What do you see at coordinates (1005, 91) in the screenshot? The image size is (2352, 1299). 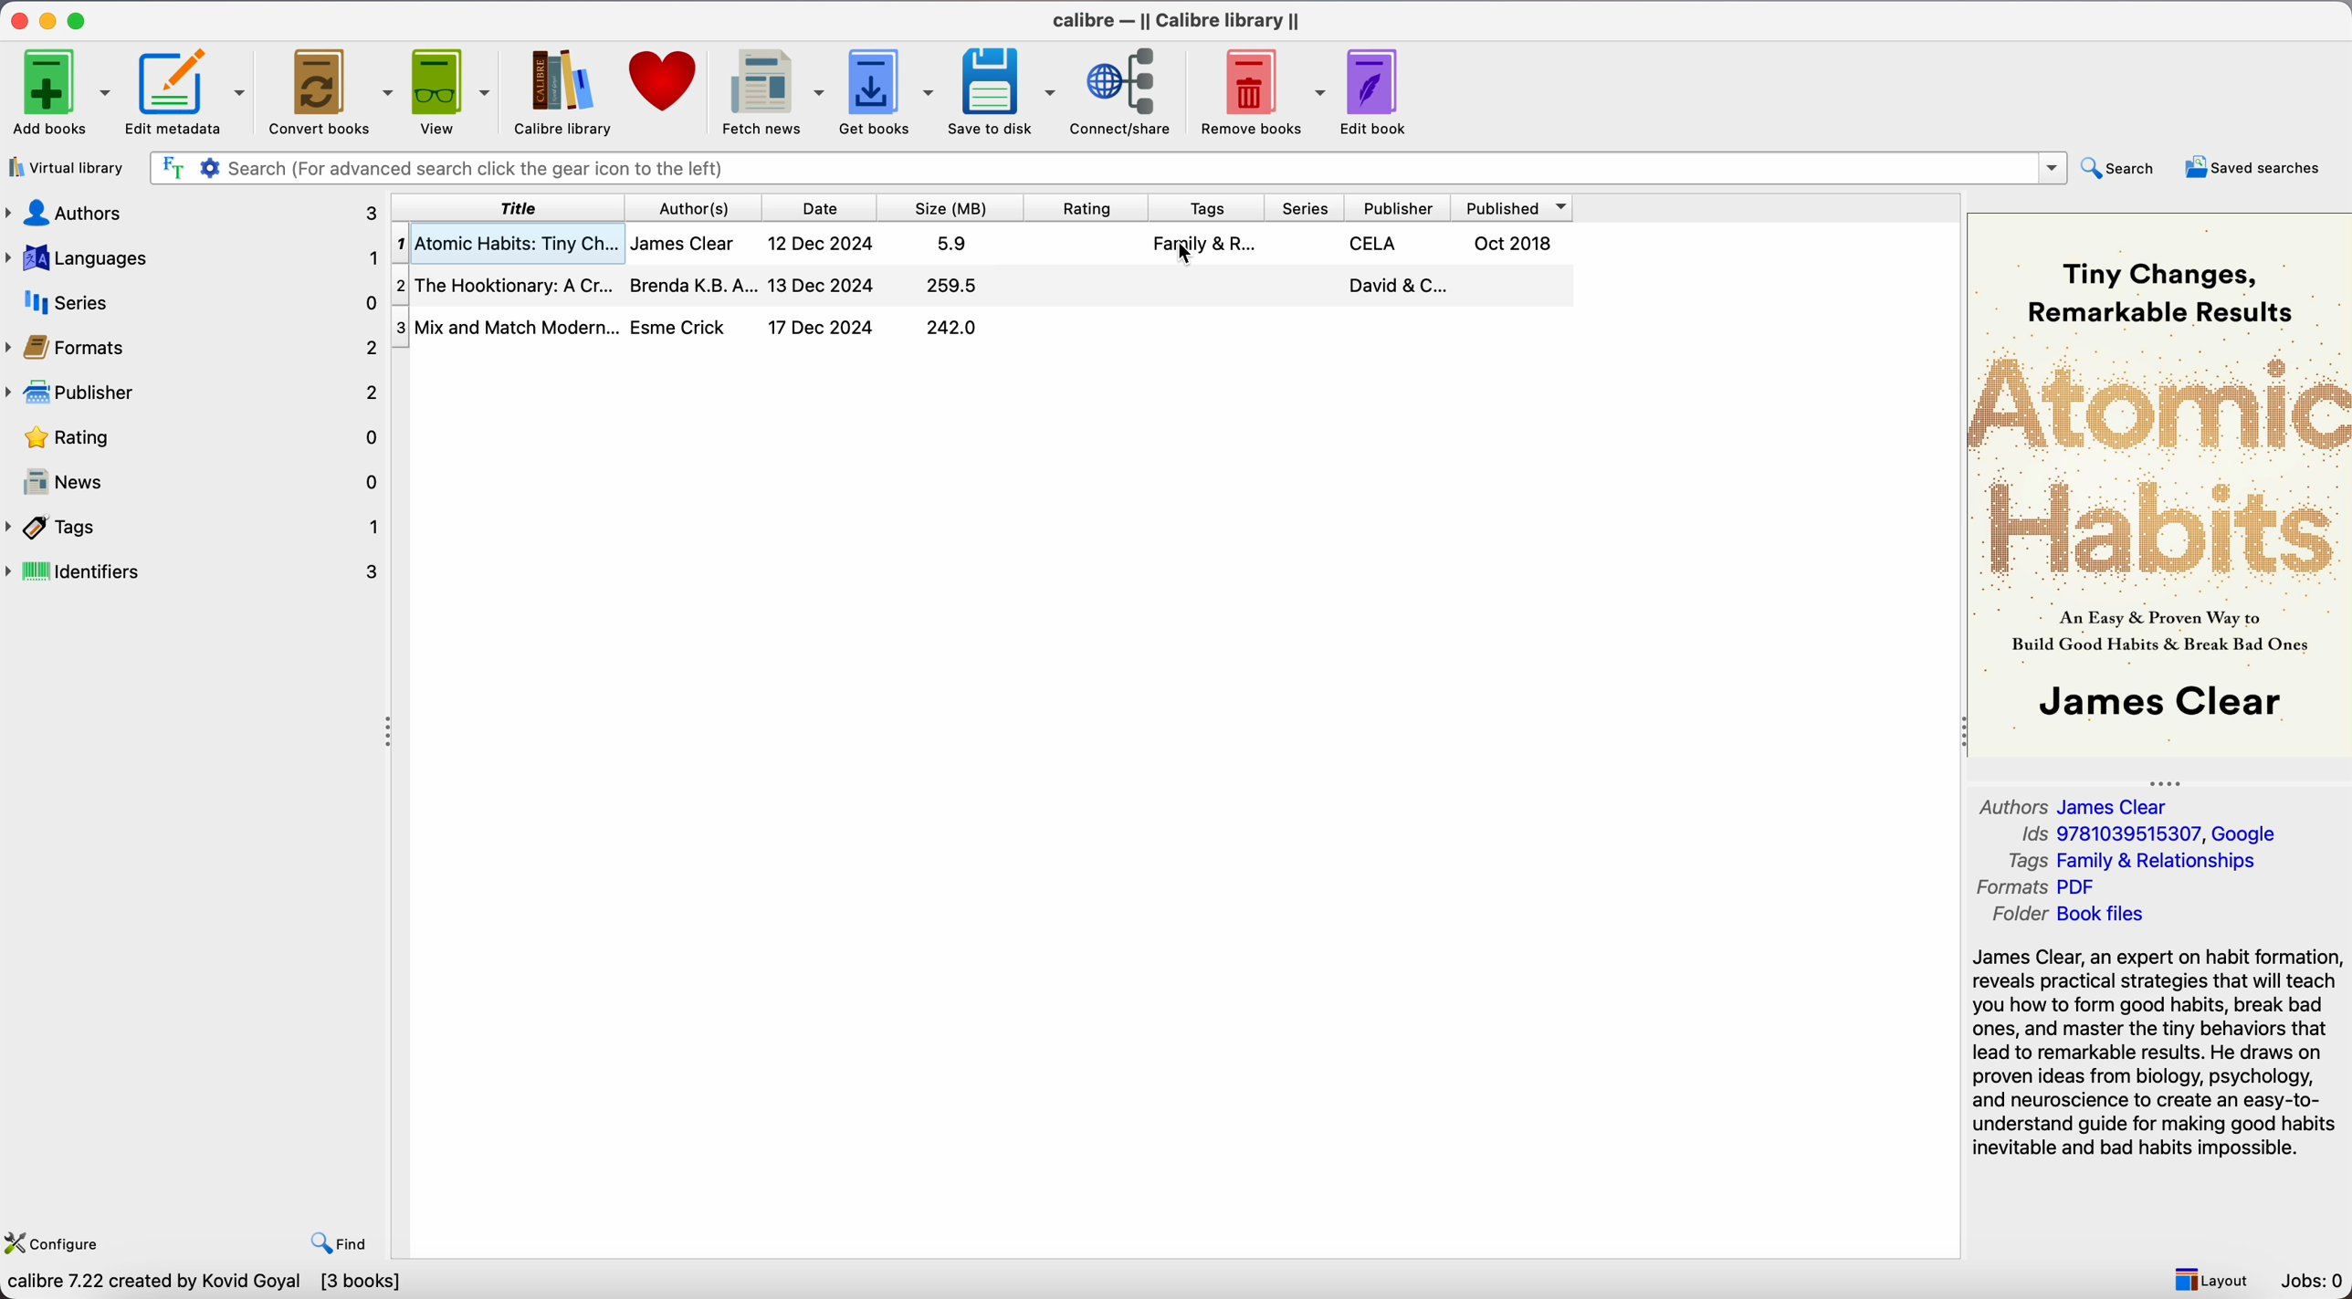 I see `save to disk` at bounding box center [1005, 91].